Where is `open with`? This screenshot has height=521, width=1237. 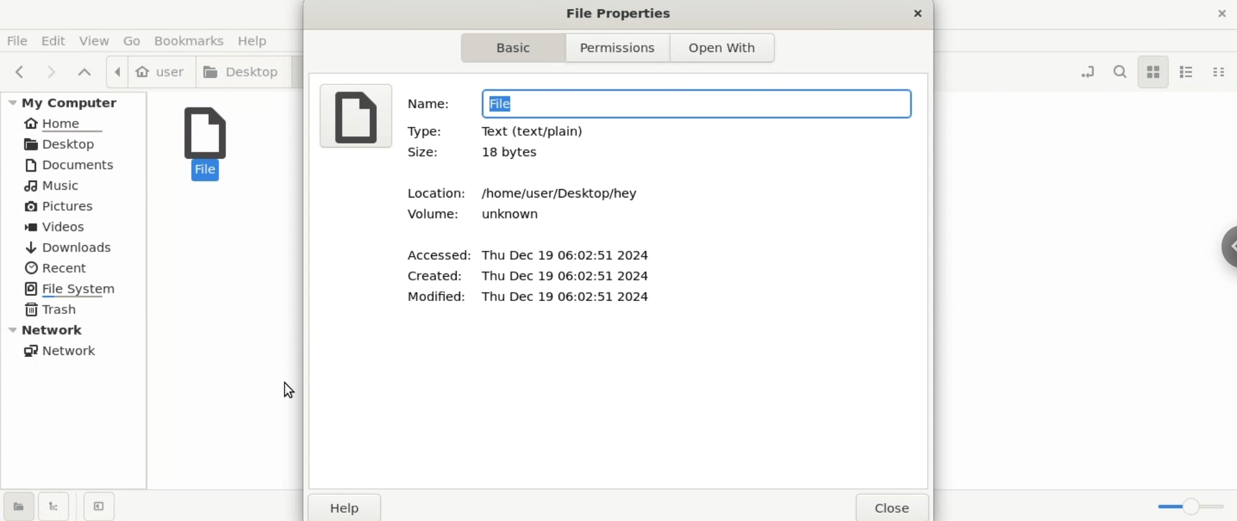
open with is located at coordinates (727, 47).